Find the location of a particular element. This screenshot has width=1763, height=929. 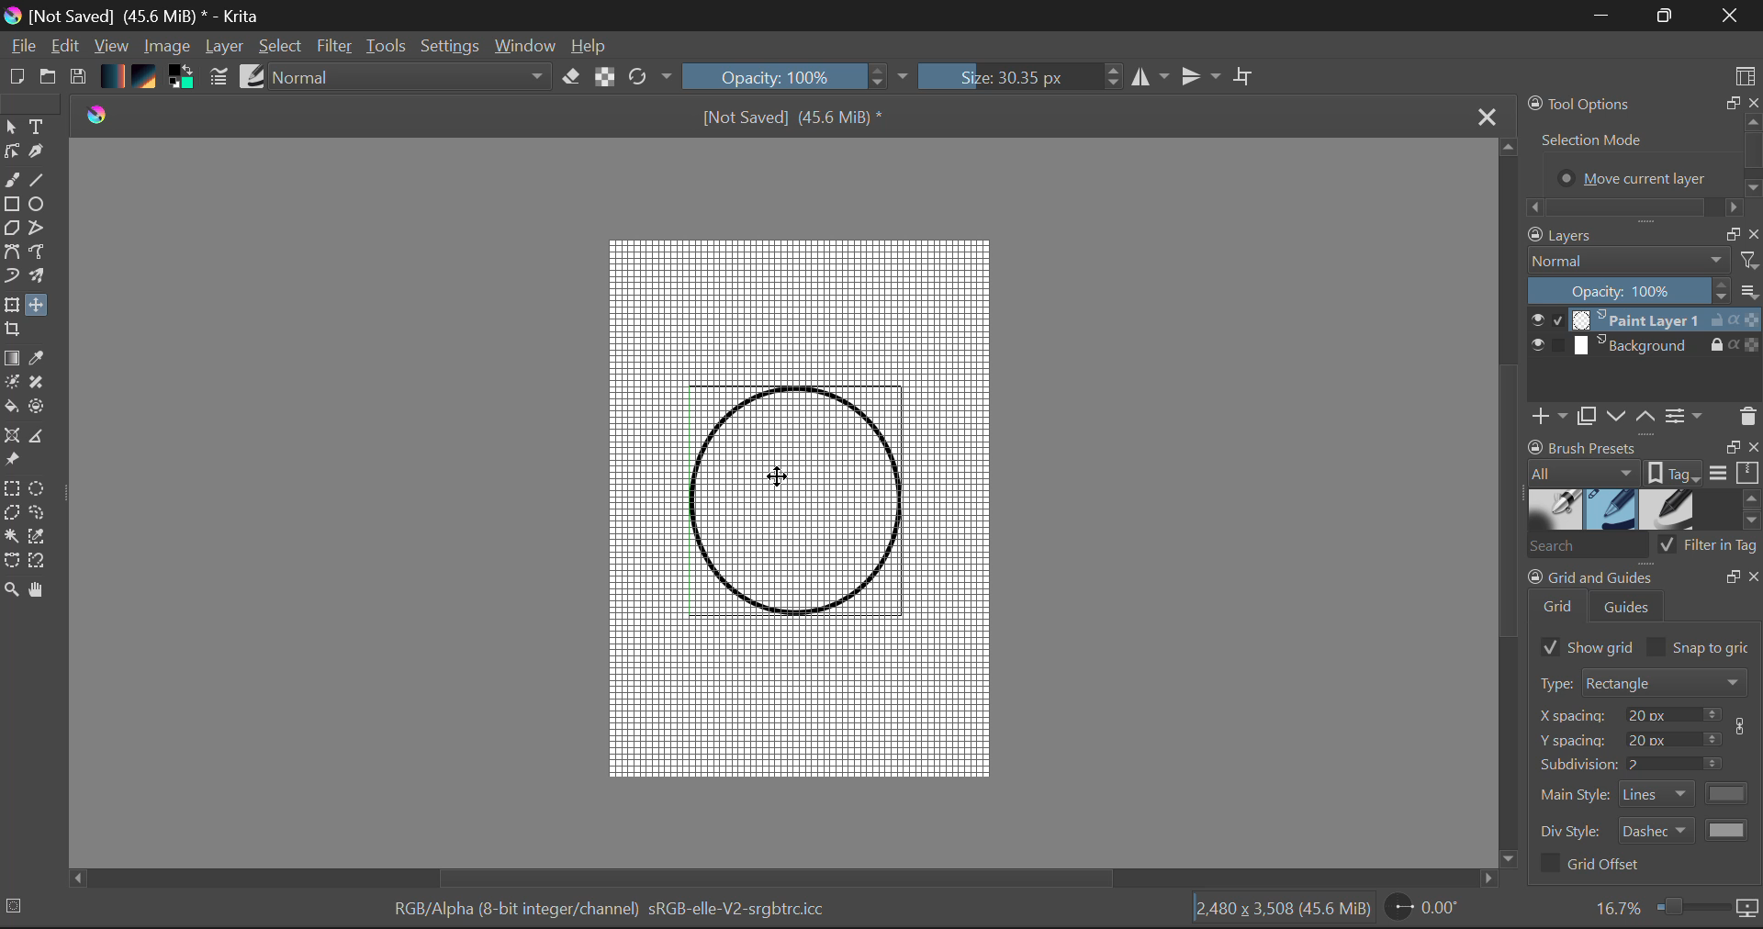

Magnetic Selection is located at coordinates (35, 561).